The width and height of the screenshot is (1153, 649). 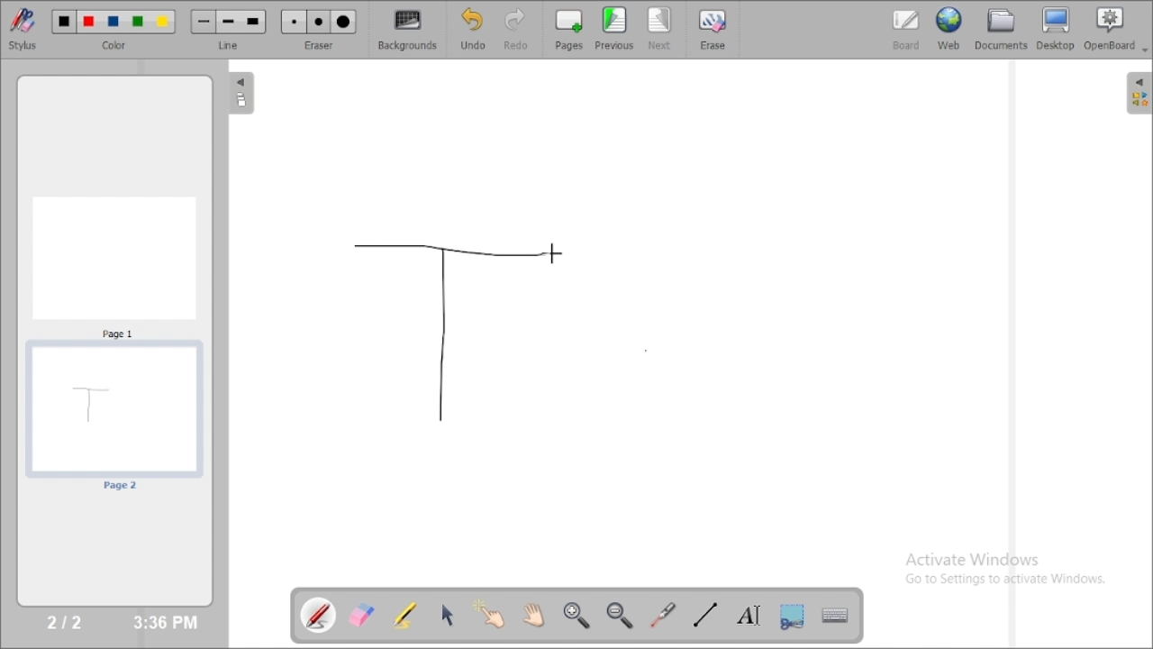 What do you see at coordinates (663, 615) in the screenshot?
I see `virtual laser pointer` at bounding box center [663, 615].